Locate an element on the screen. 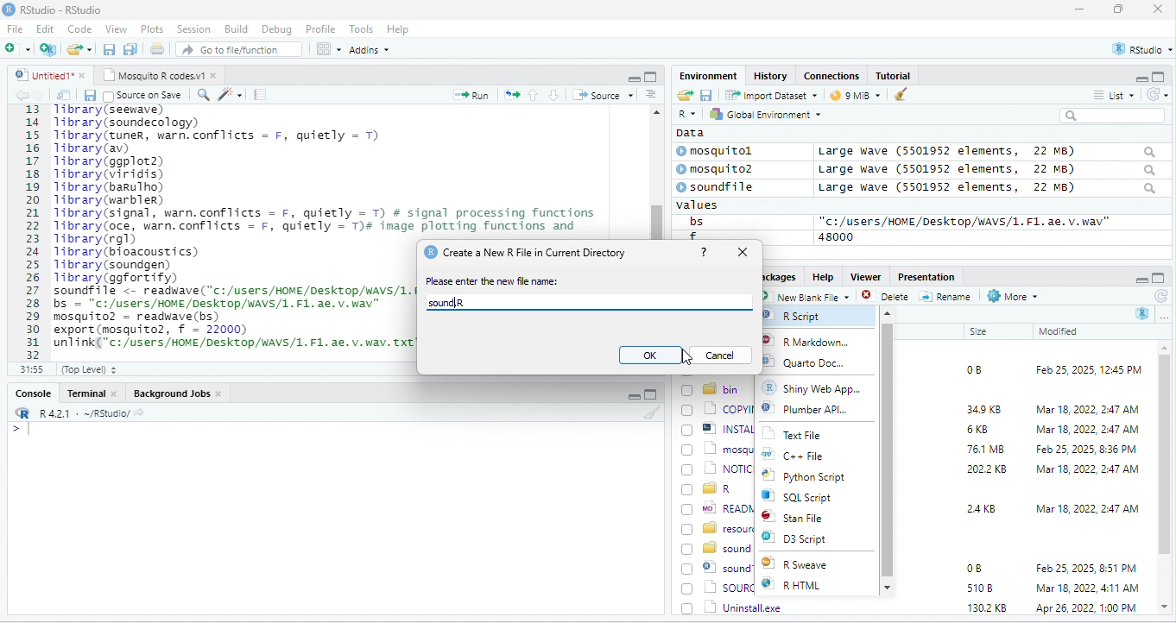 The image size is (1176, 623). Shiny Web App... is located at coordinates (821, 387).